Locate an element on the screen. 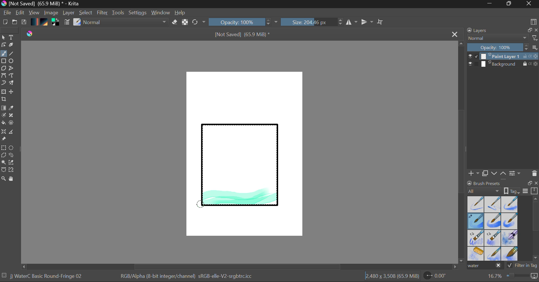 The image size is (539, 282). Layer Settings is located at coordinates (515, 173).